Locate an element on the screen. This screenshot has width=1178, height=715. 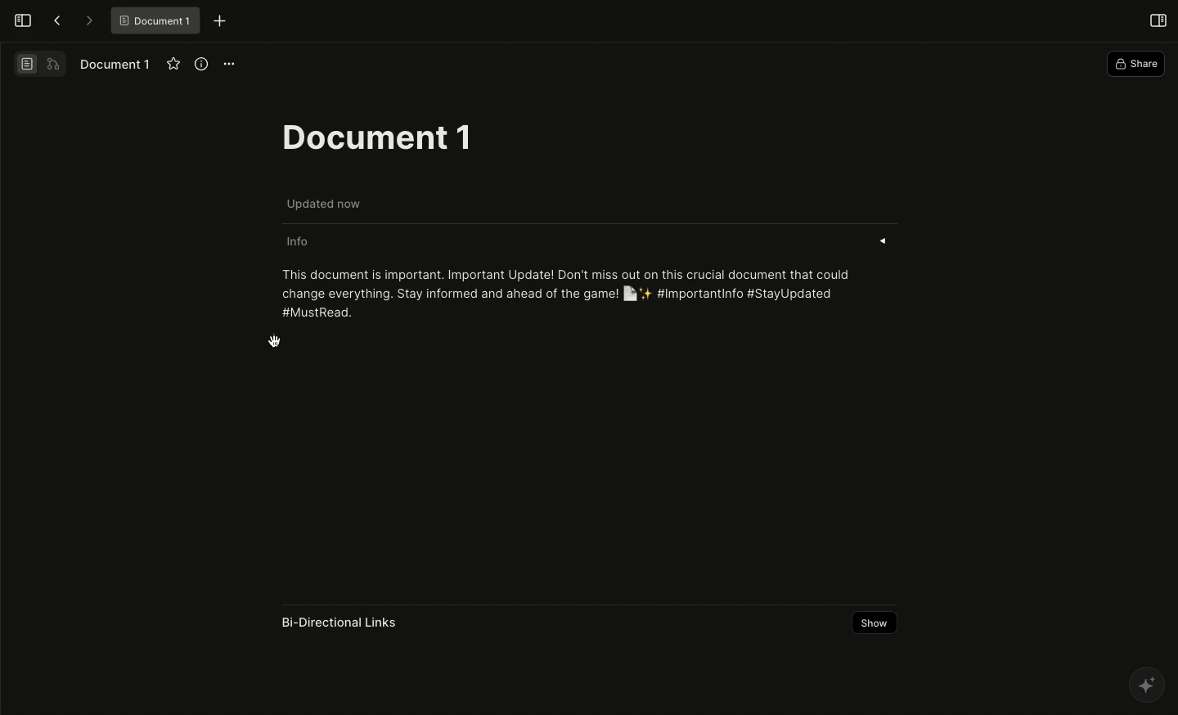
New tab is located at coordinates (220, 22).